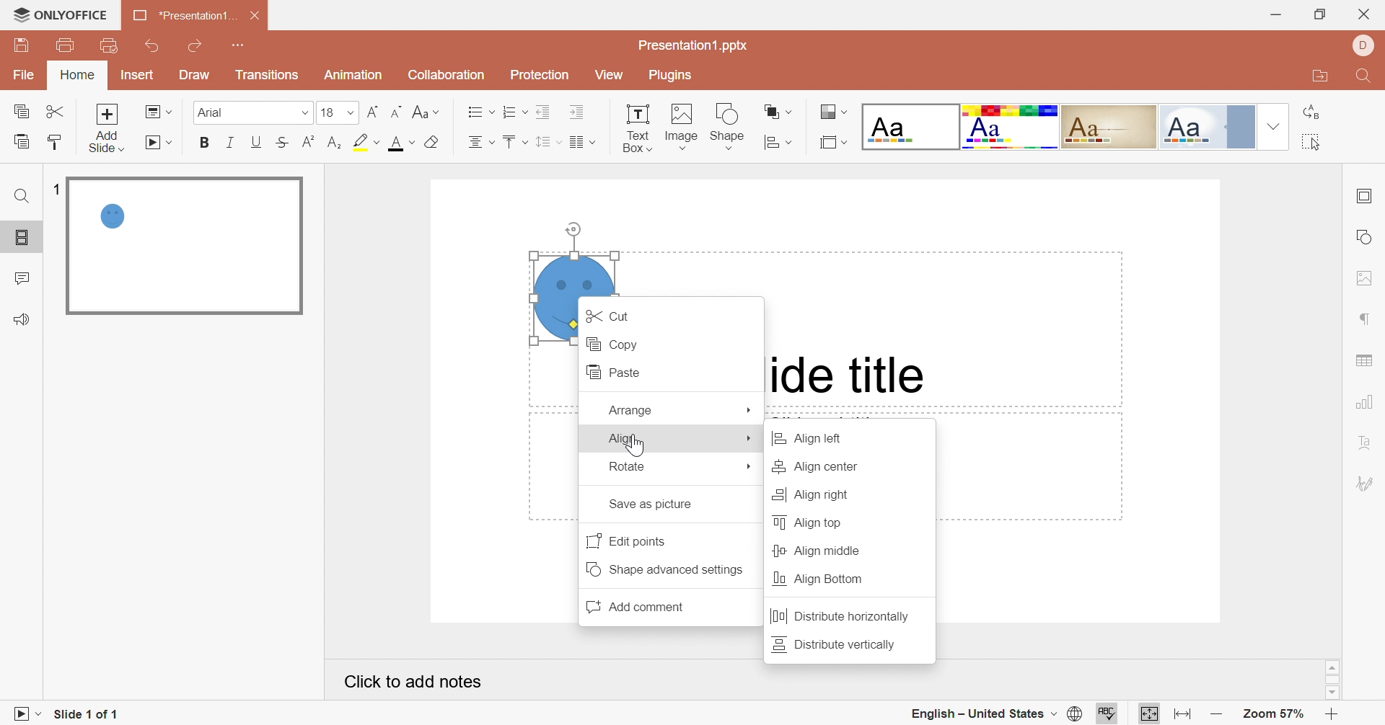  Describe the element at coordinates (578, 113) in the screenshot. I see `Increase Indent` at that location.